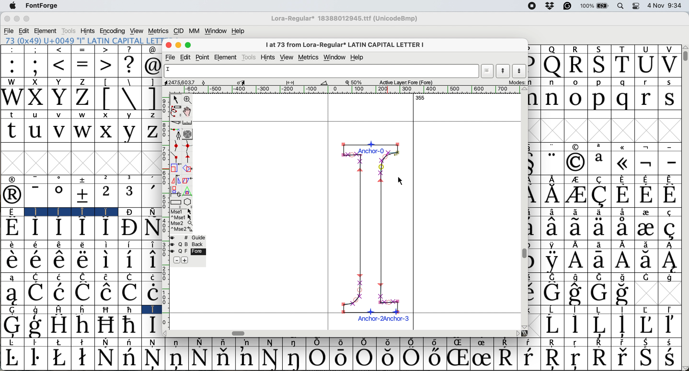 This screenshot has width=689, height=371. What do you see at coordinates (177, 45) in the screenshot?
I see `minimise` at bounding box center [177, 45].